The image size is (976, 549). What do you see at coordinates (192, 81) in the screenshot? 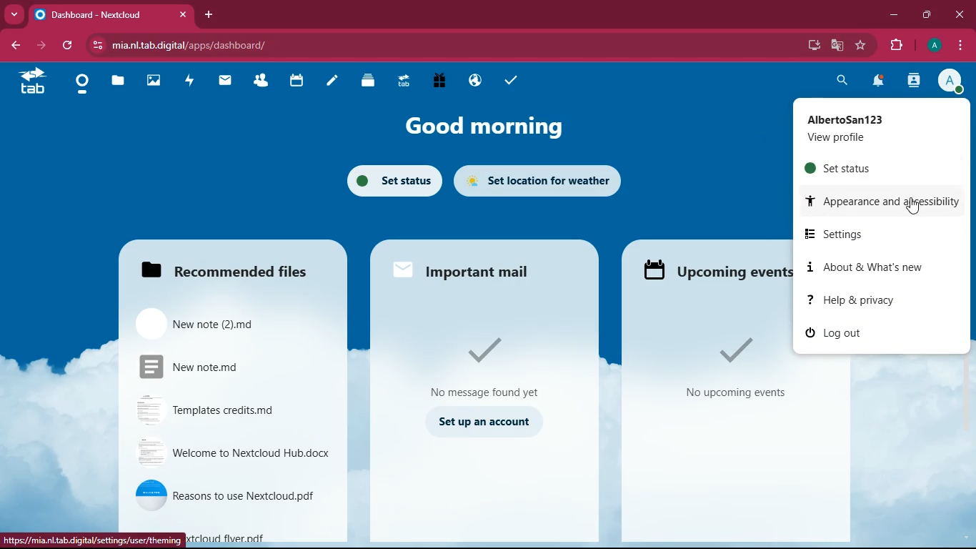
I see `activity` at bounding box center [192, 81].